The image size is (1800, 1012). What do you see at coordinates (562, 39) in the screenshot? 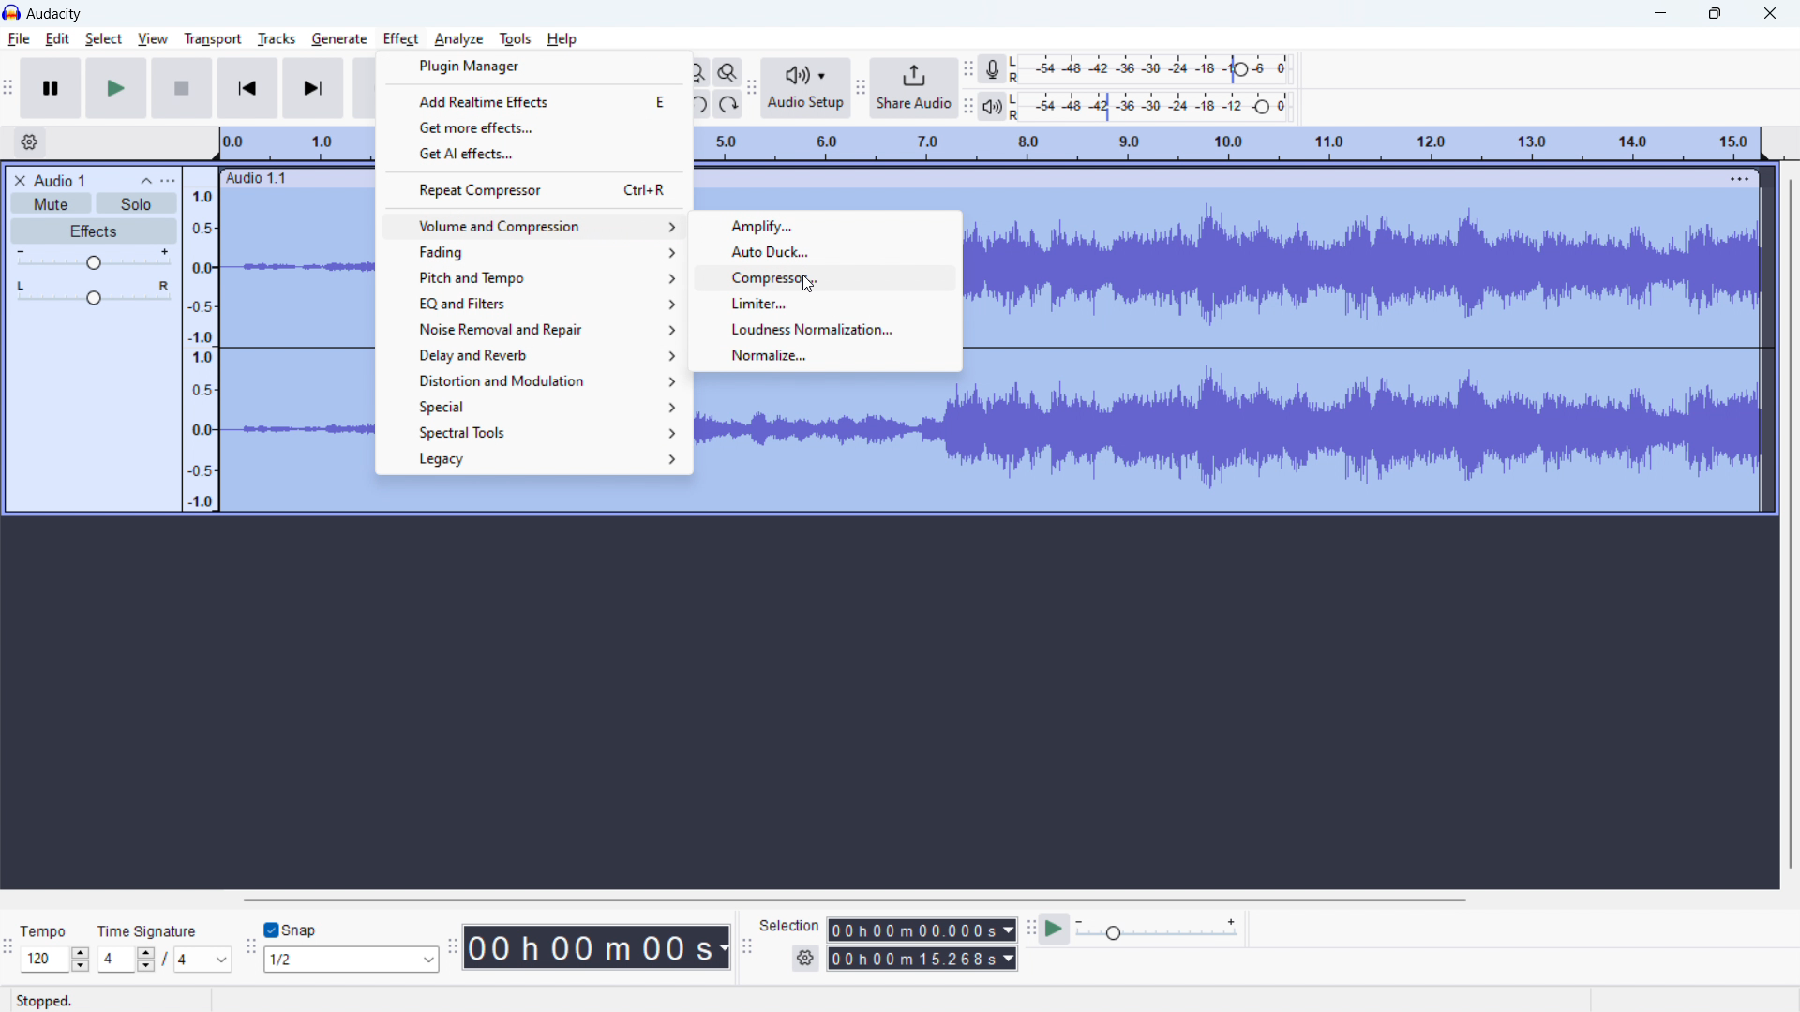
I see `help` at bounding box center [562, 39].